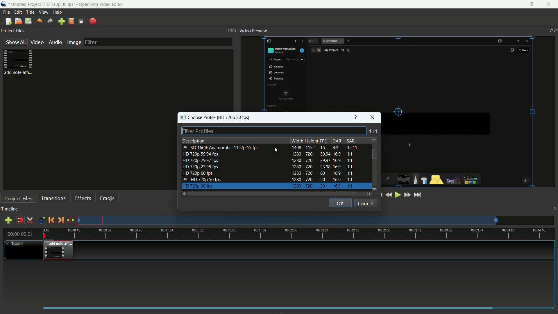 The height and width of the screenshot is (314, 558). Describe the element at coordinates (276, 150) in the screenshot. I see `Cursor` at that location.